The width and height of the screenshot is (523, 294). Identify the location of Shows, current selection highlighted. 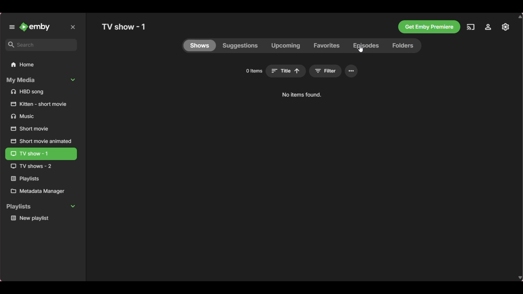
(200, 45).